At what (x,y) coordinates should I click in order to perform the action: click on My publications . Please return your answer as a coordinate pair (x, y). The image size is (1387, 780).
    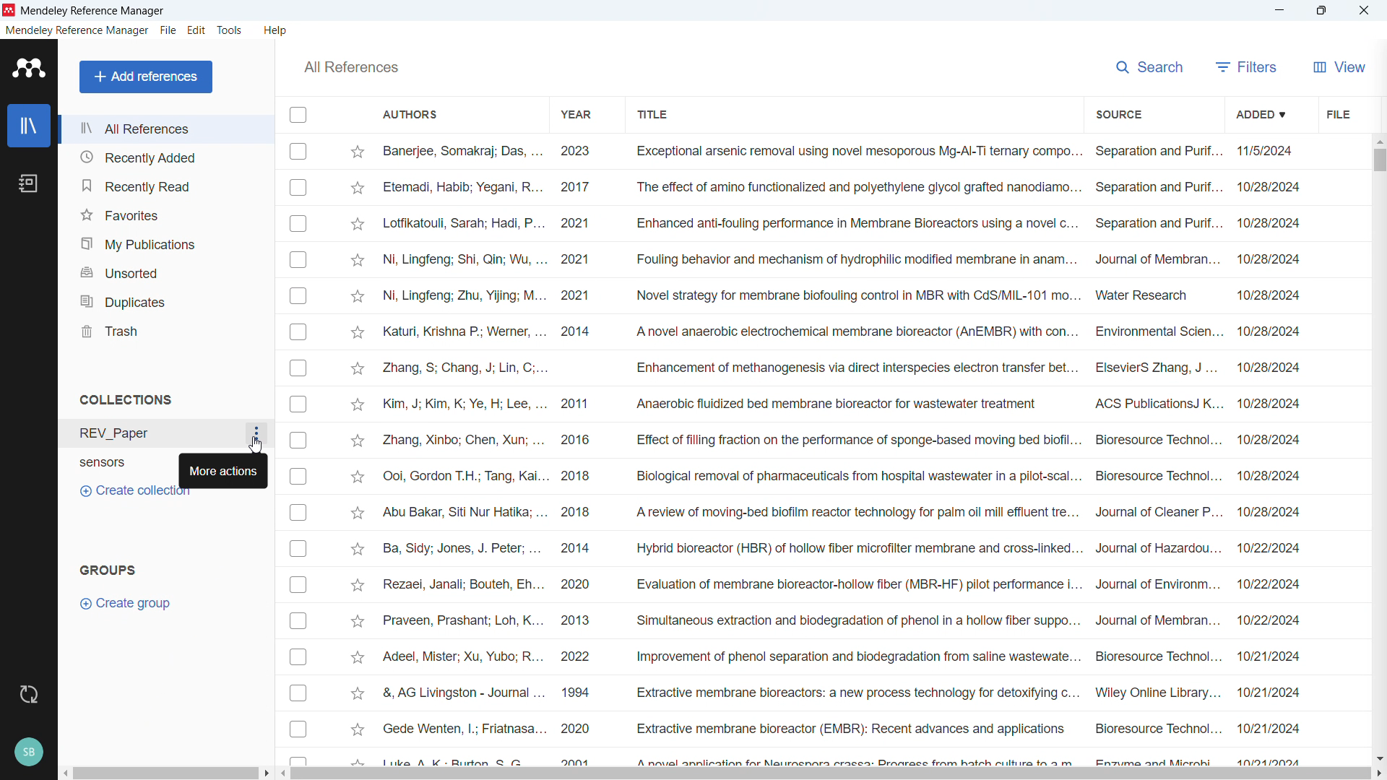
    Looking at the image, I should click on (165, 242).